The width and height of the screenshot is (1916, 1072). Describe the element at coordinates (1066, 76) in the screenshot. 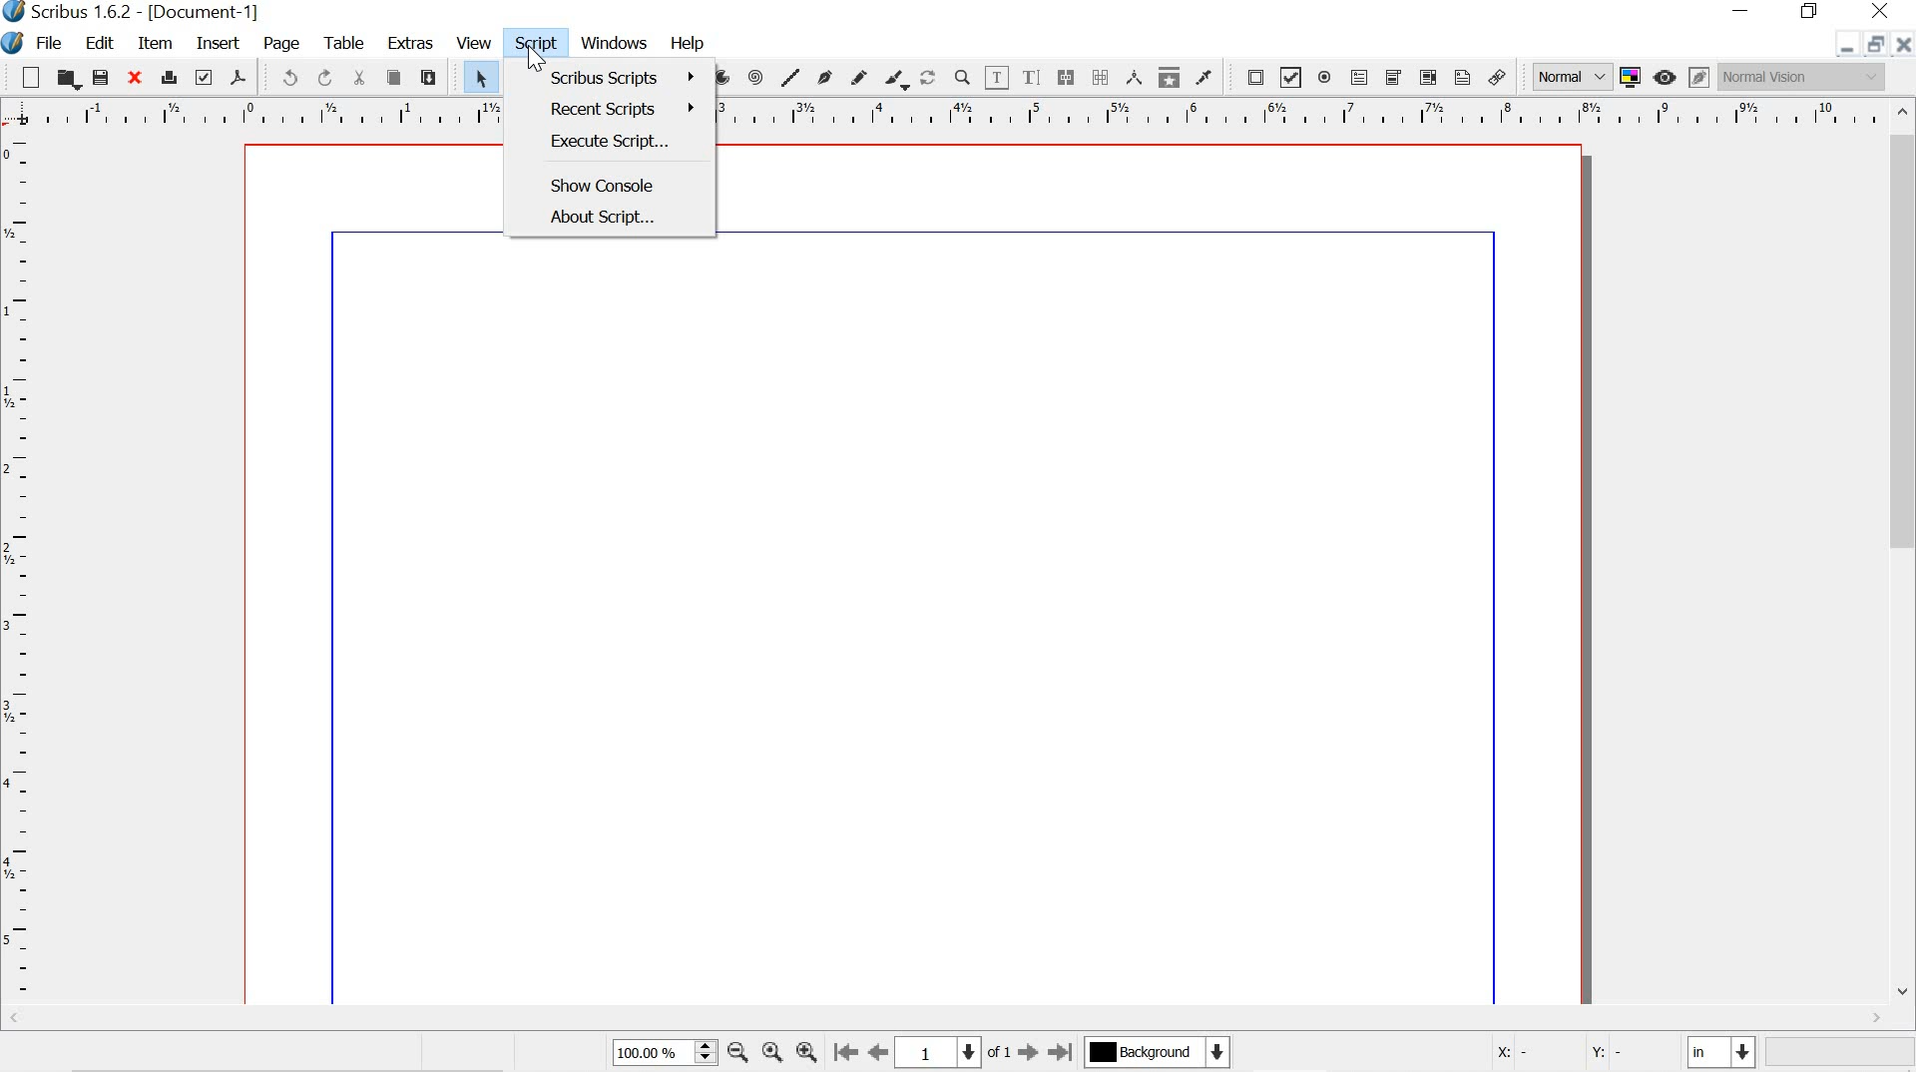

I see `link text frames` at that location.